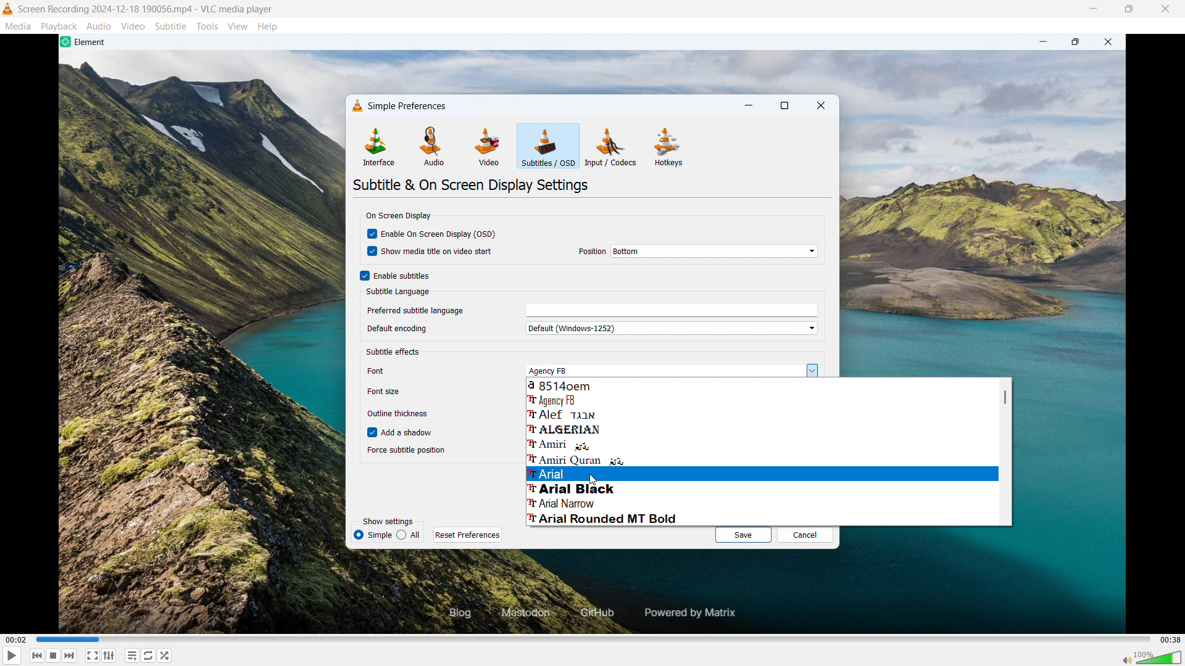  Describe the element at coordinates (714, 251) in the screenshot. I see `select on screen display position` at that location.